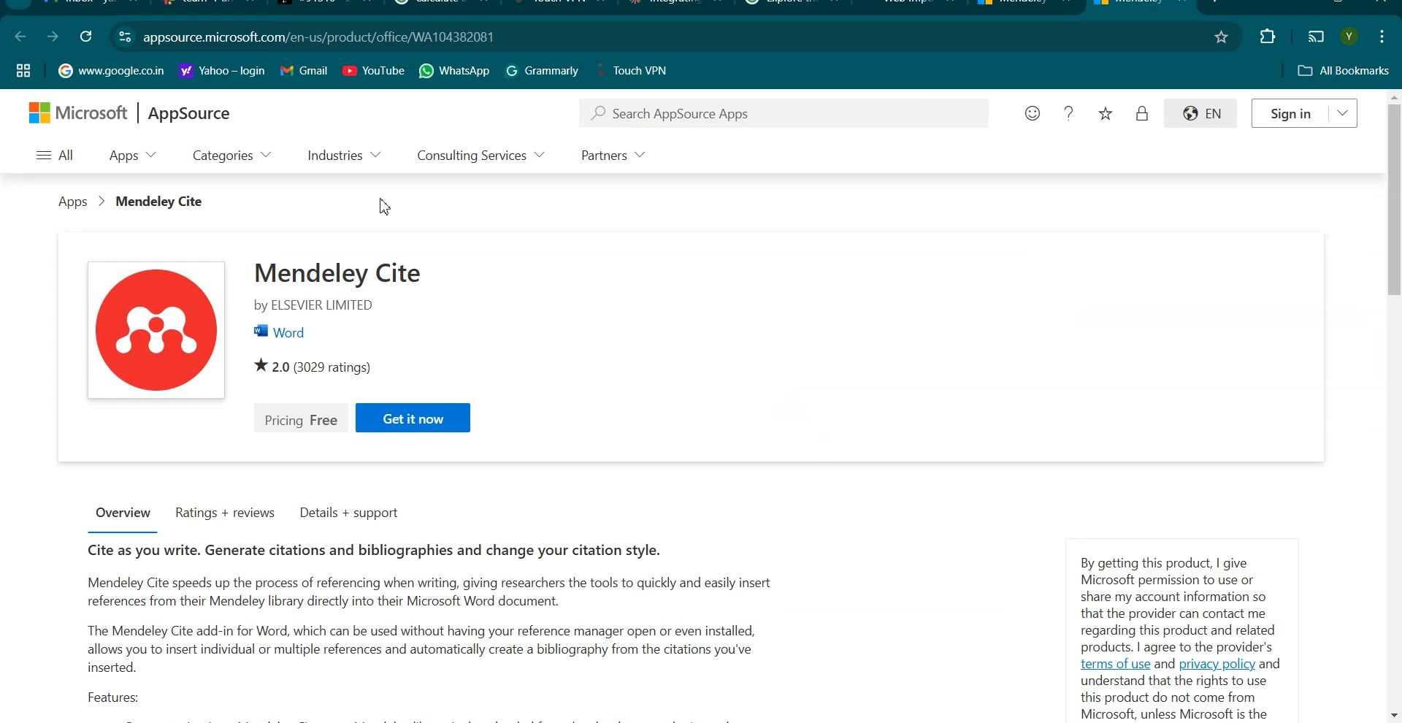  Describe the element at coordinates (157, 328) in the screenshot. I see `Logo` at that location.